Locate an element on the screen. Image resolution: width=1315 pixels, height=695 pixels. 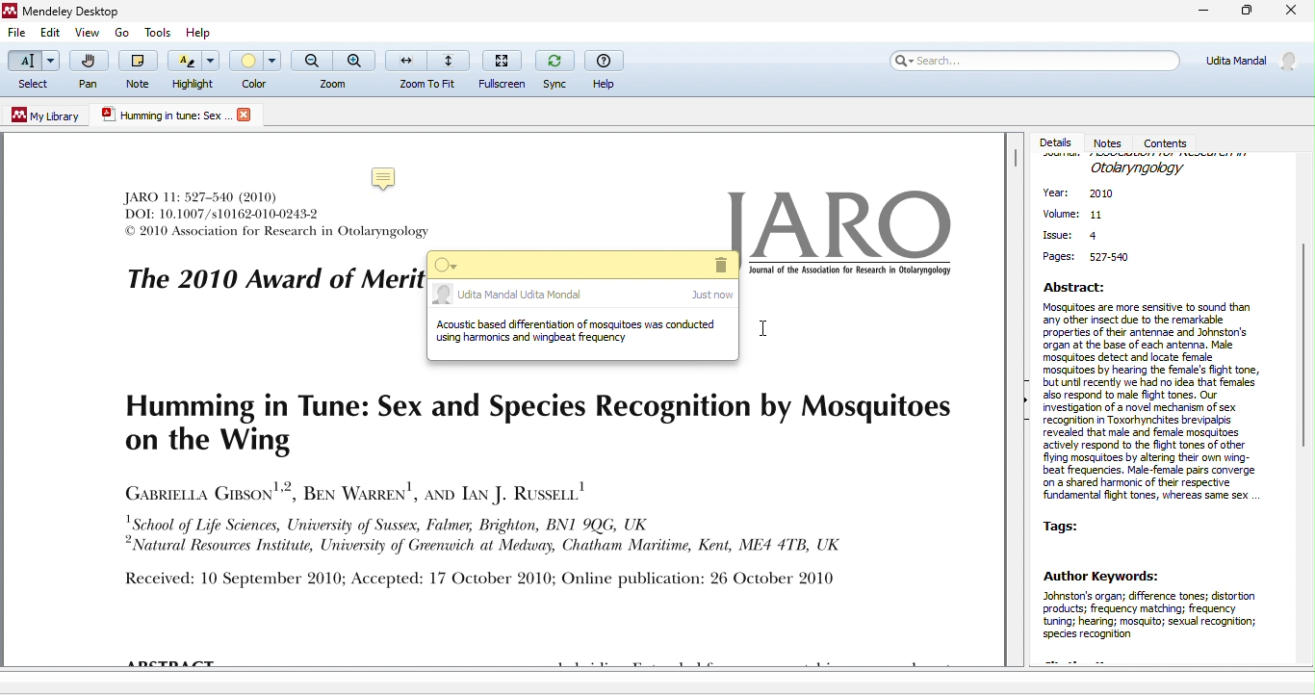
volume:11 is located at coordinates (1073, 216).